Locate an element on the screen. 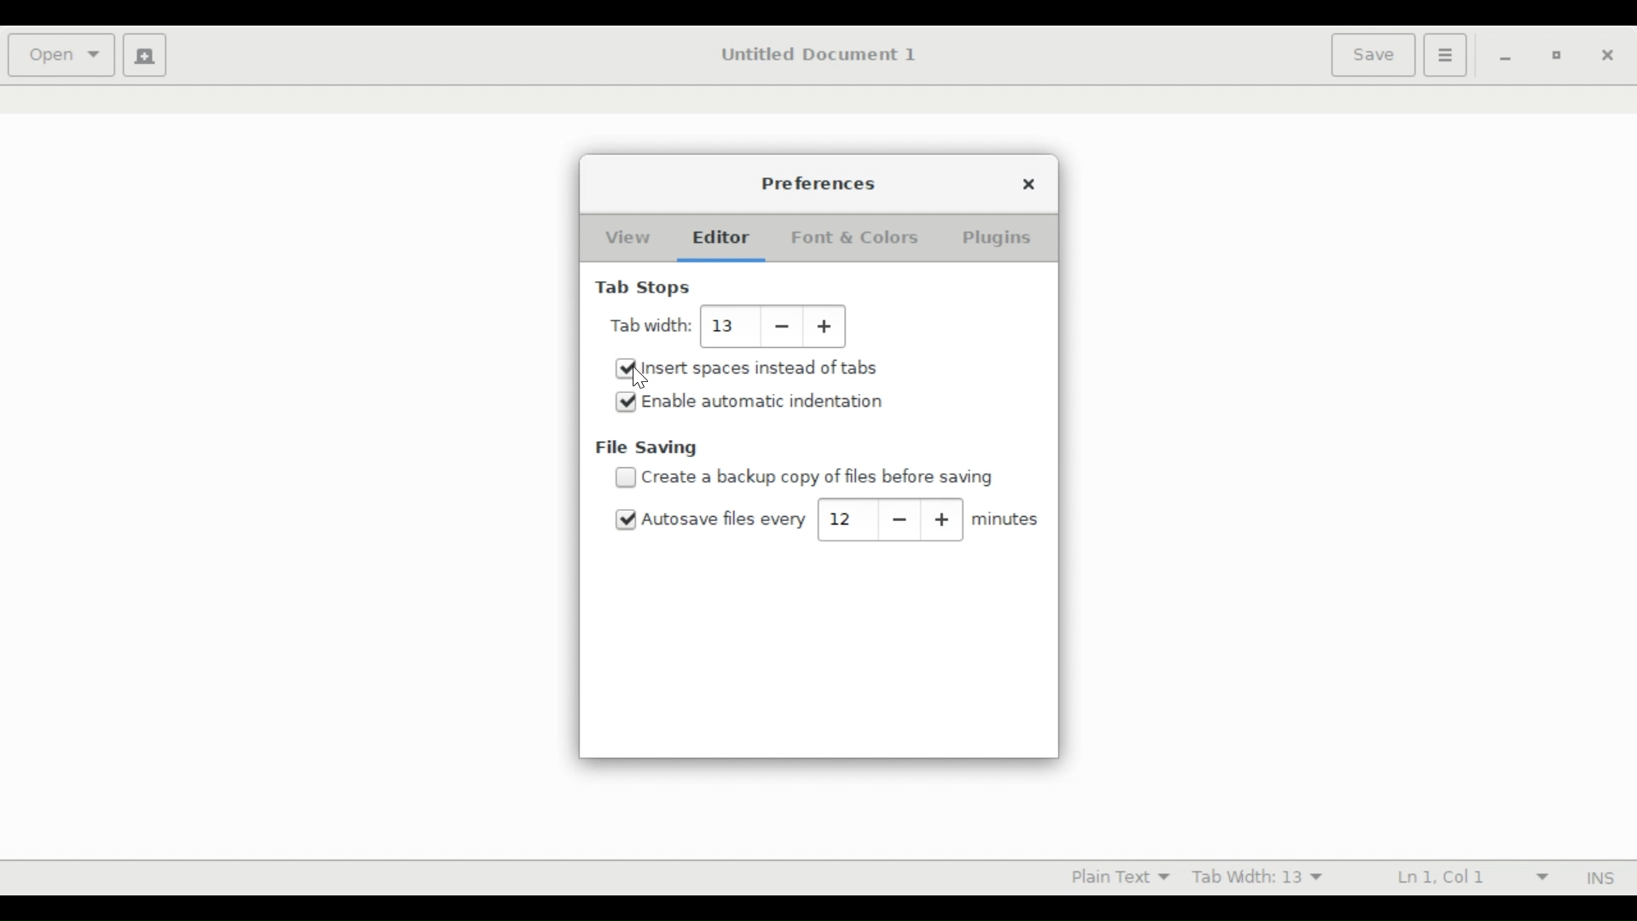 This screenshot has width=1637, height=921. View is located at coordinates (625, 238).